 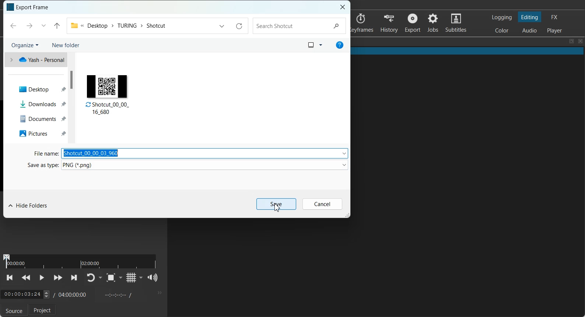 What do you see at coordinates (72, 80) in the screenshot?
I see `Vertical Scroll bar` at bounding box center [72, 80].